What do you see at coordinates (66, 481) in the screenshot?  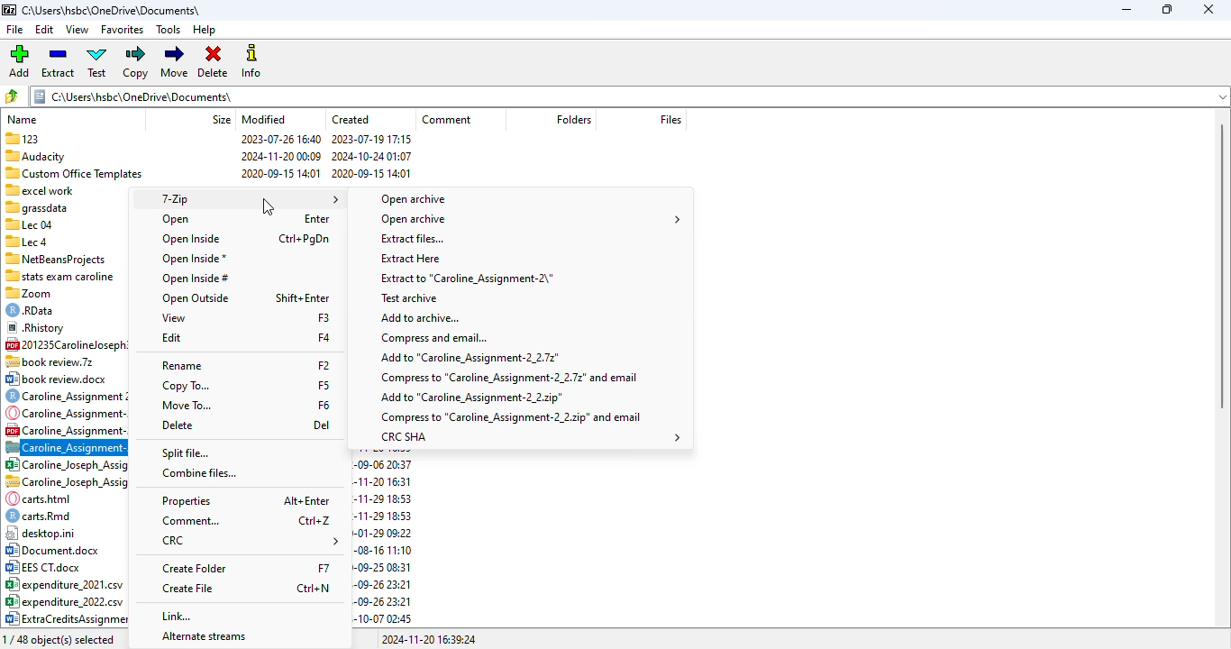 I see `~~. Caroline Joseph Assign... 92731 2024-11-20 16:31 2024-11-20 16:31` at bounding box center [66, 481].